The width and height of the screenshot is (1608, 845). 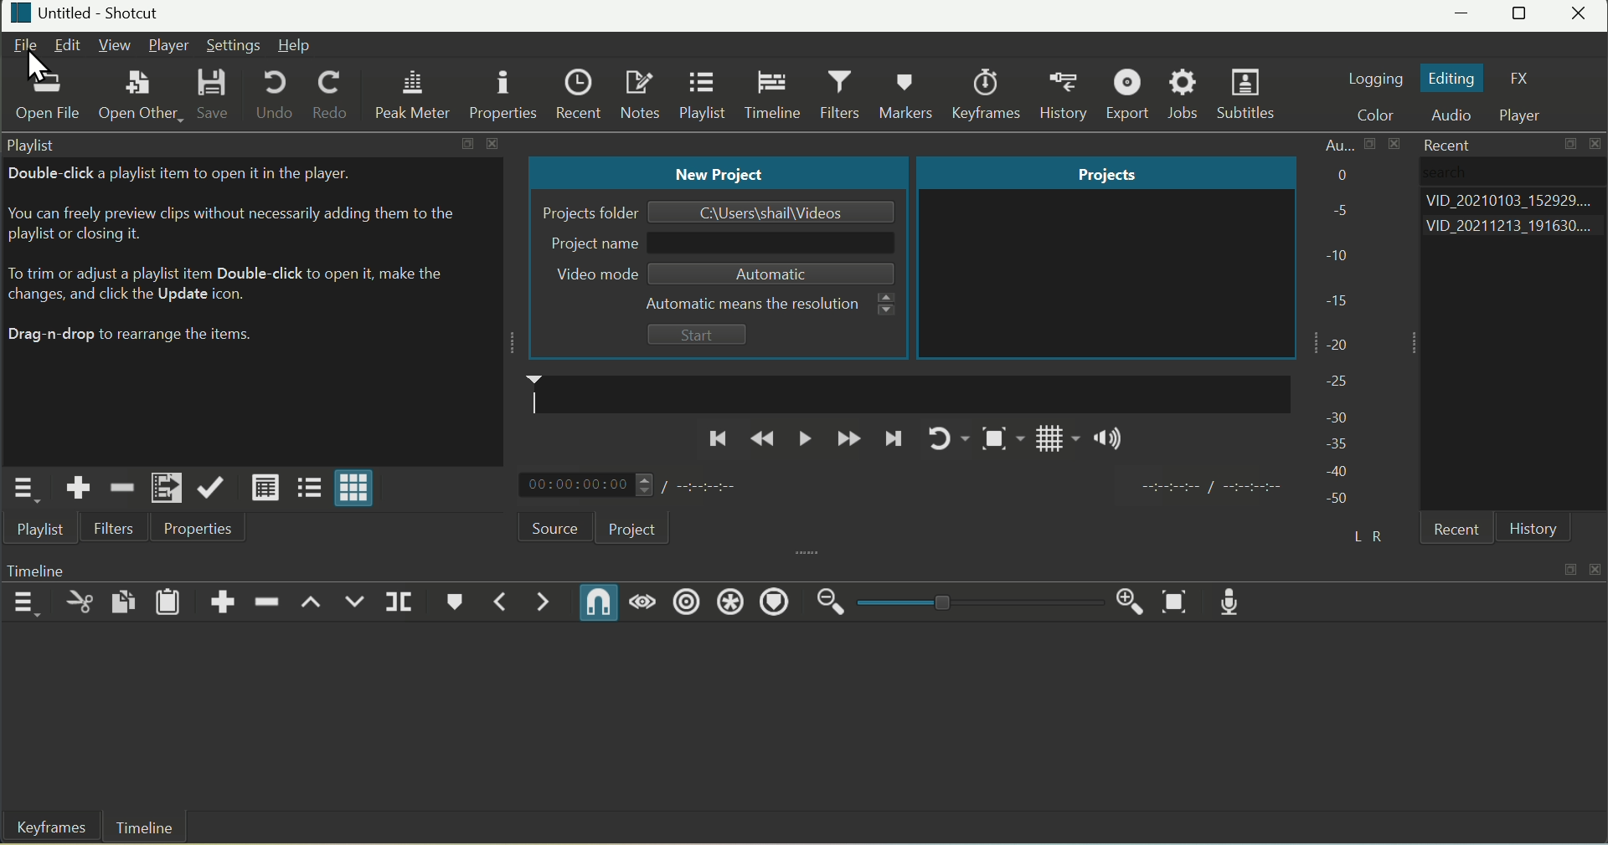 What do you see at coordinates (992, 442) in the screenshot?
I see `Snapshot` at bounding box center [992, 442].